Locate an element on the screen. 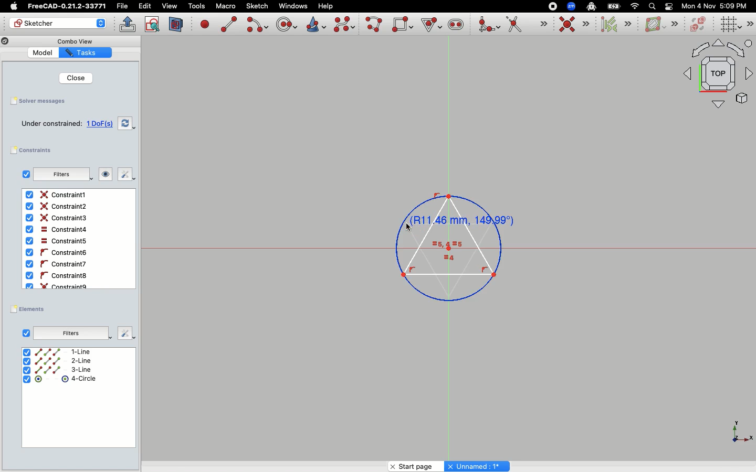  4-Circle is located at coordinates (59, 381).